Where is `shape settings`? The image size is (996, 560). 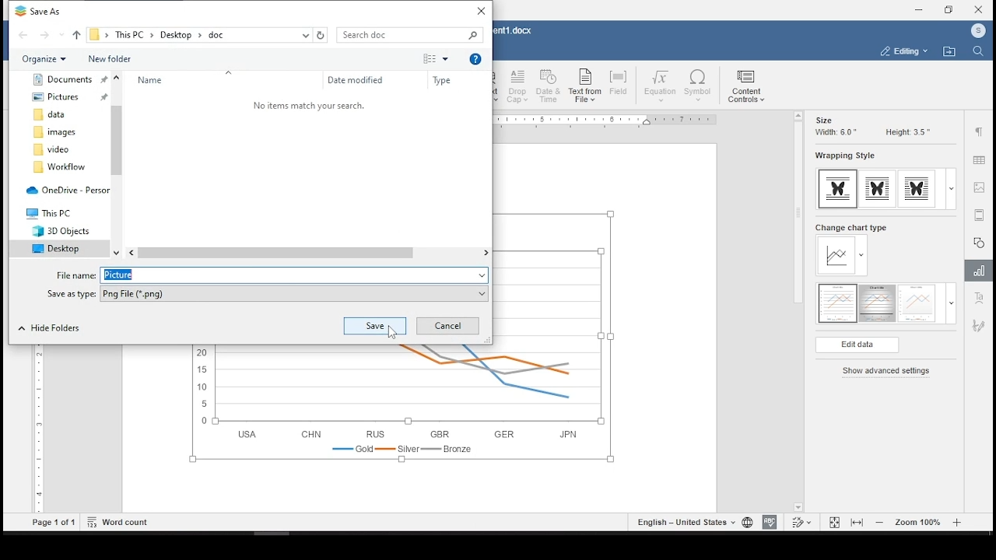
shape settings is located at coordinates (980, 242).